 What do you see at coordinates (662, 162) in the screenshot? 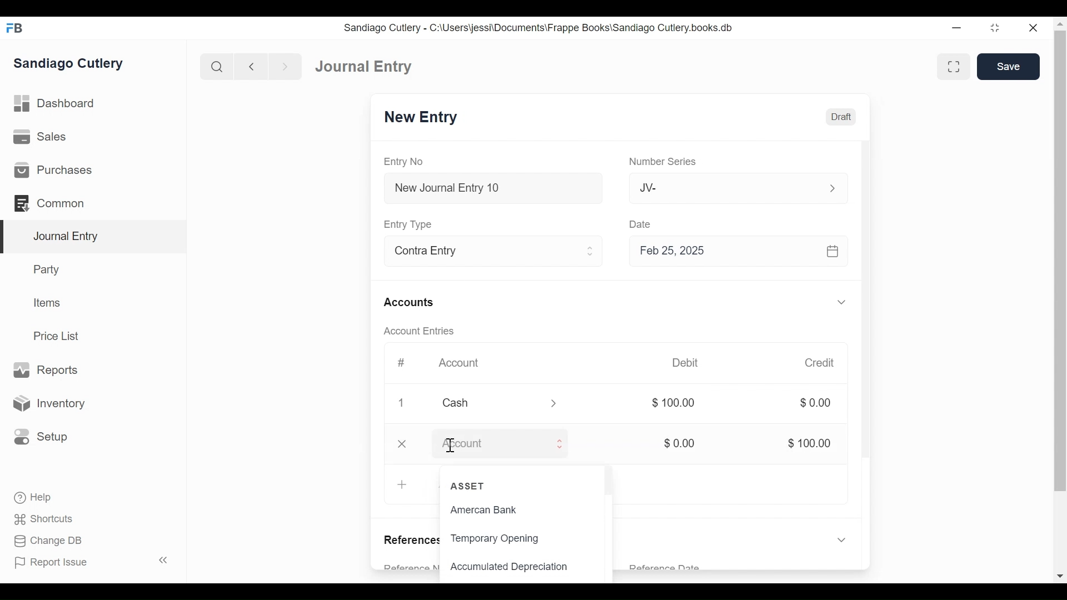
I see `Number Series` at bounding box center [662, 162].